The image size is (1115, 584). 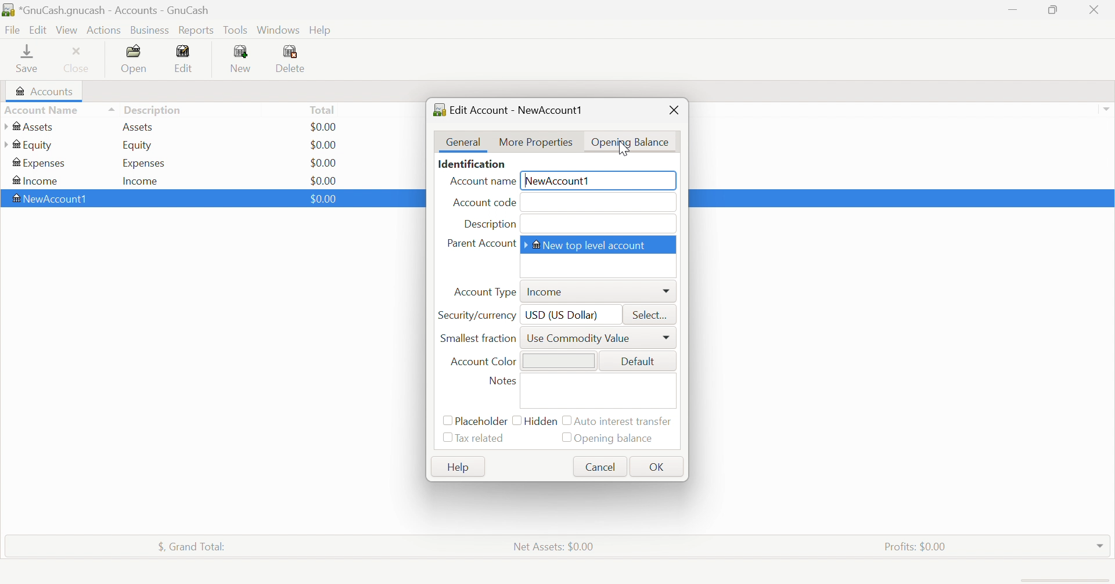 What do you see at coordinates (481, 421) in the screenshot?
I see `Placeholder` at bounding box center [481, 421].